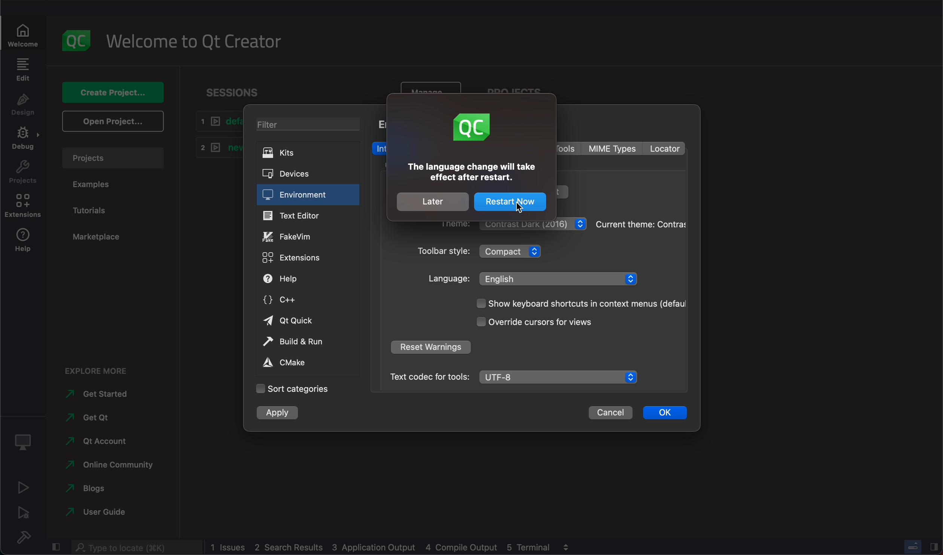 Image resolution: width=943 pixels, height=555 pixels. What do you see at coordinates (23, 513) in the screenshot?
I see `run debug` at bounding box center [23, 513].